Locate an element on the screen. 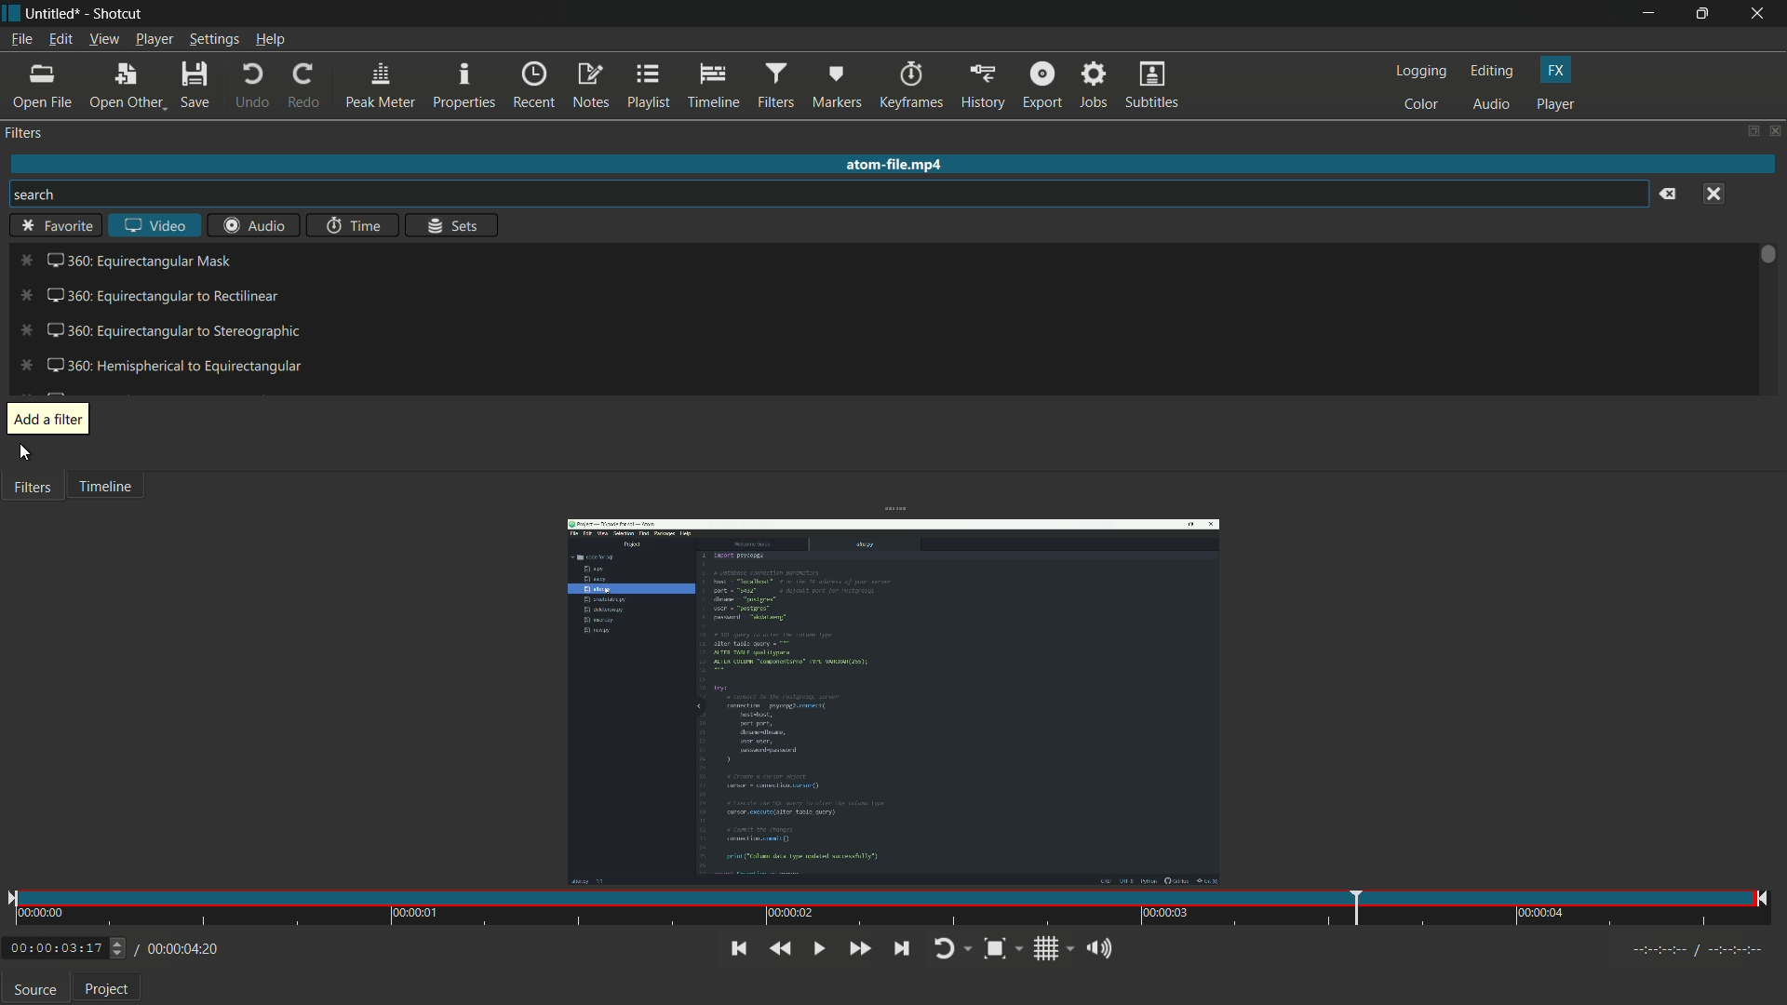 This screenshot has height=1005, width=1787. close panel is located at coordinates (1774, 130).